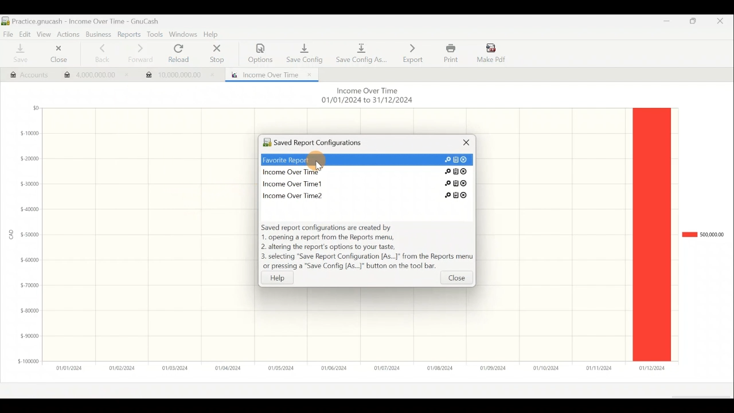  Describe the element at coordinates (702, 235) in the screenshot. I see `Chart legend` at that location.